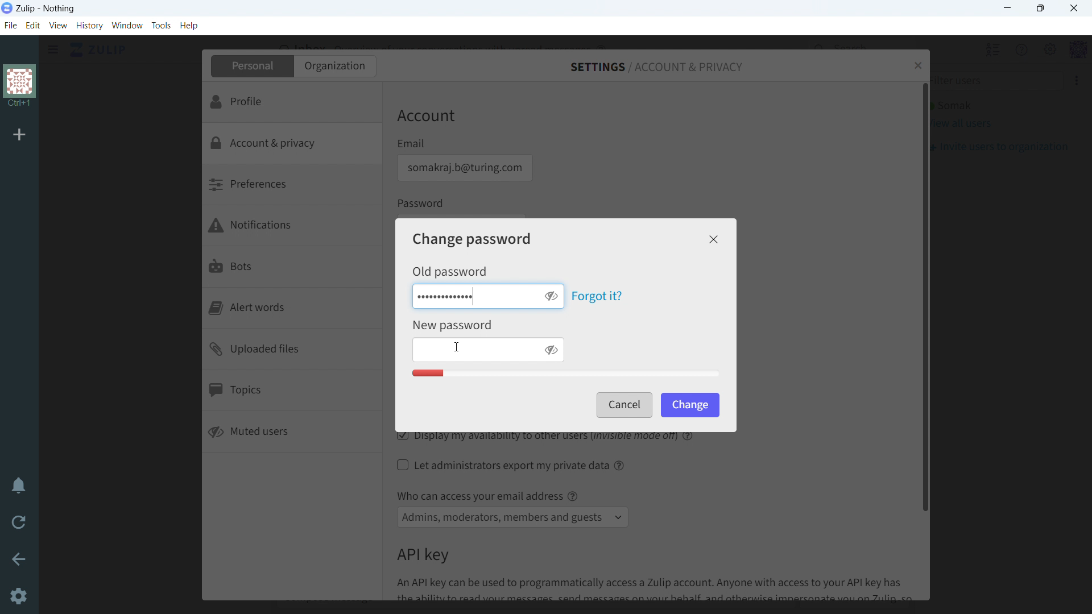 This screenshot has width=1092, height=614. I want to click on title, so click(46, 9).